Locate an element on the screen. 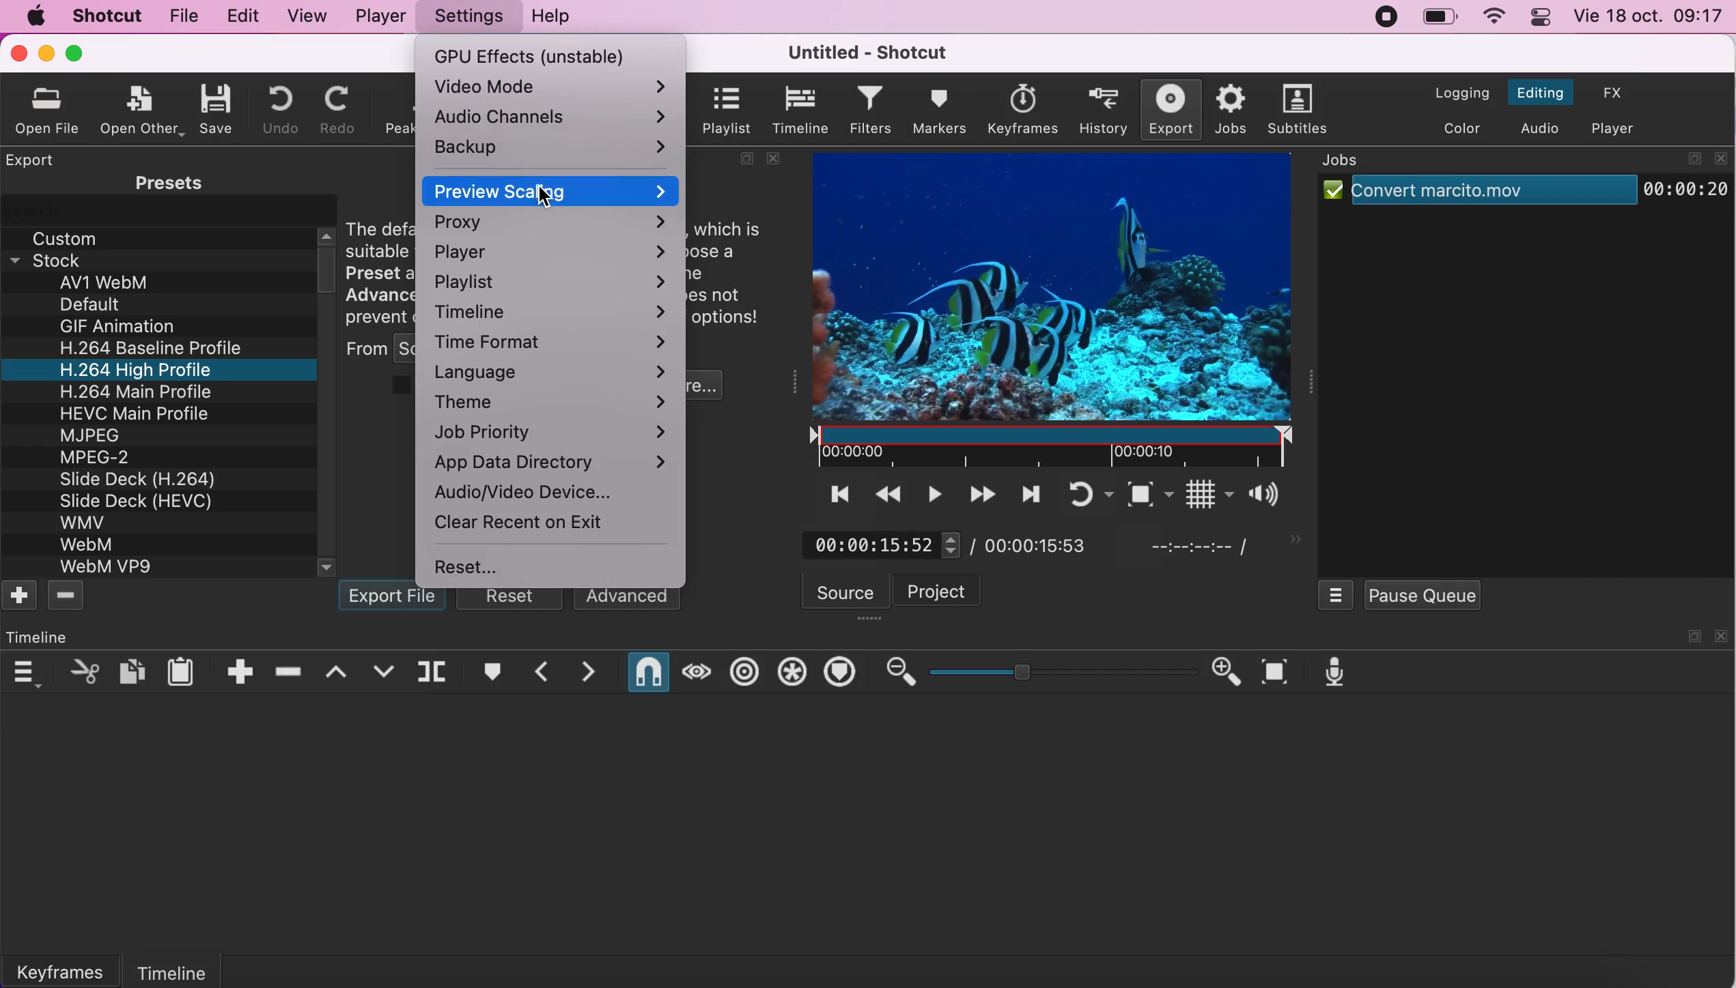 The height and width of the screenshot is (988, 1736). proxy is located at coordinates (553, 224).